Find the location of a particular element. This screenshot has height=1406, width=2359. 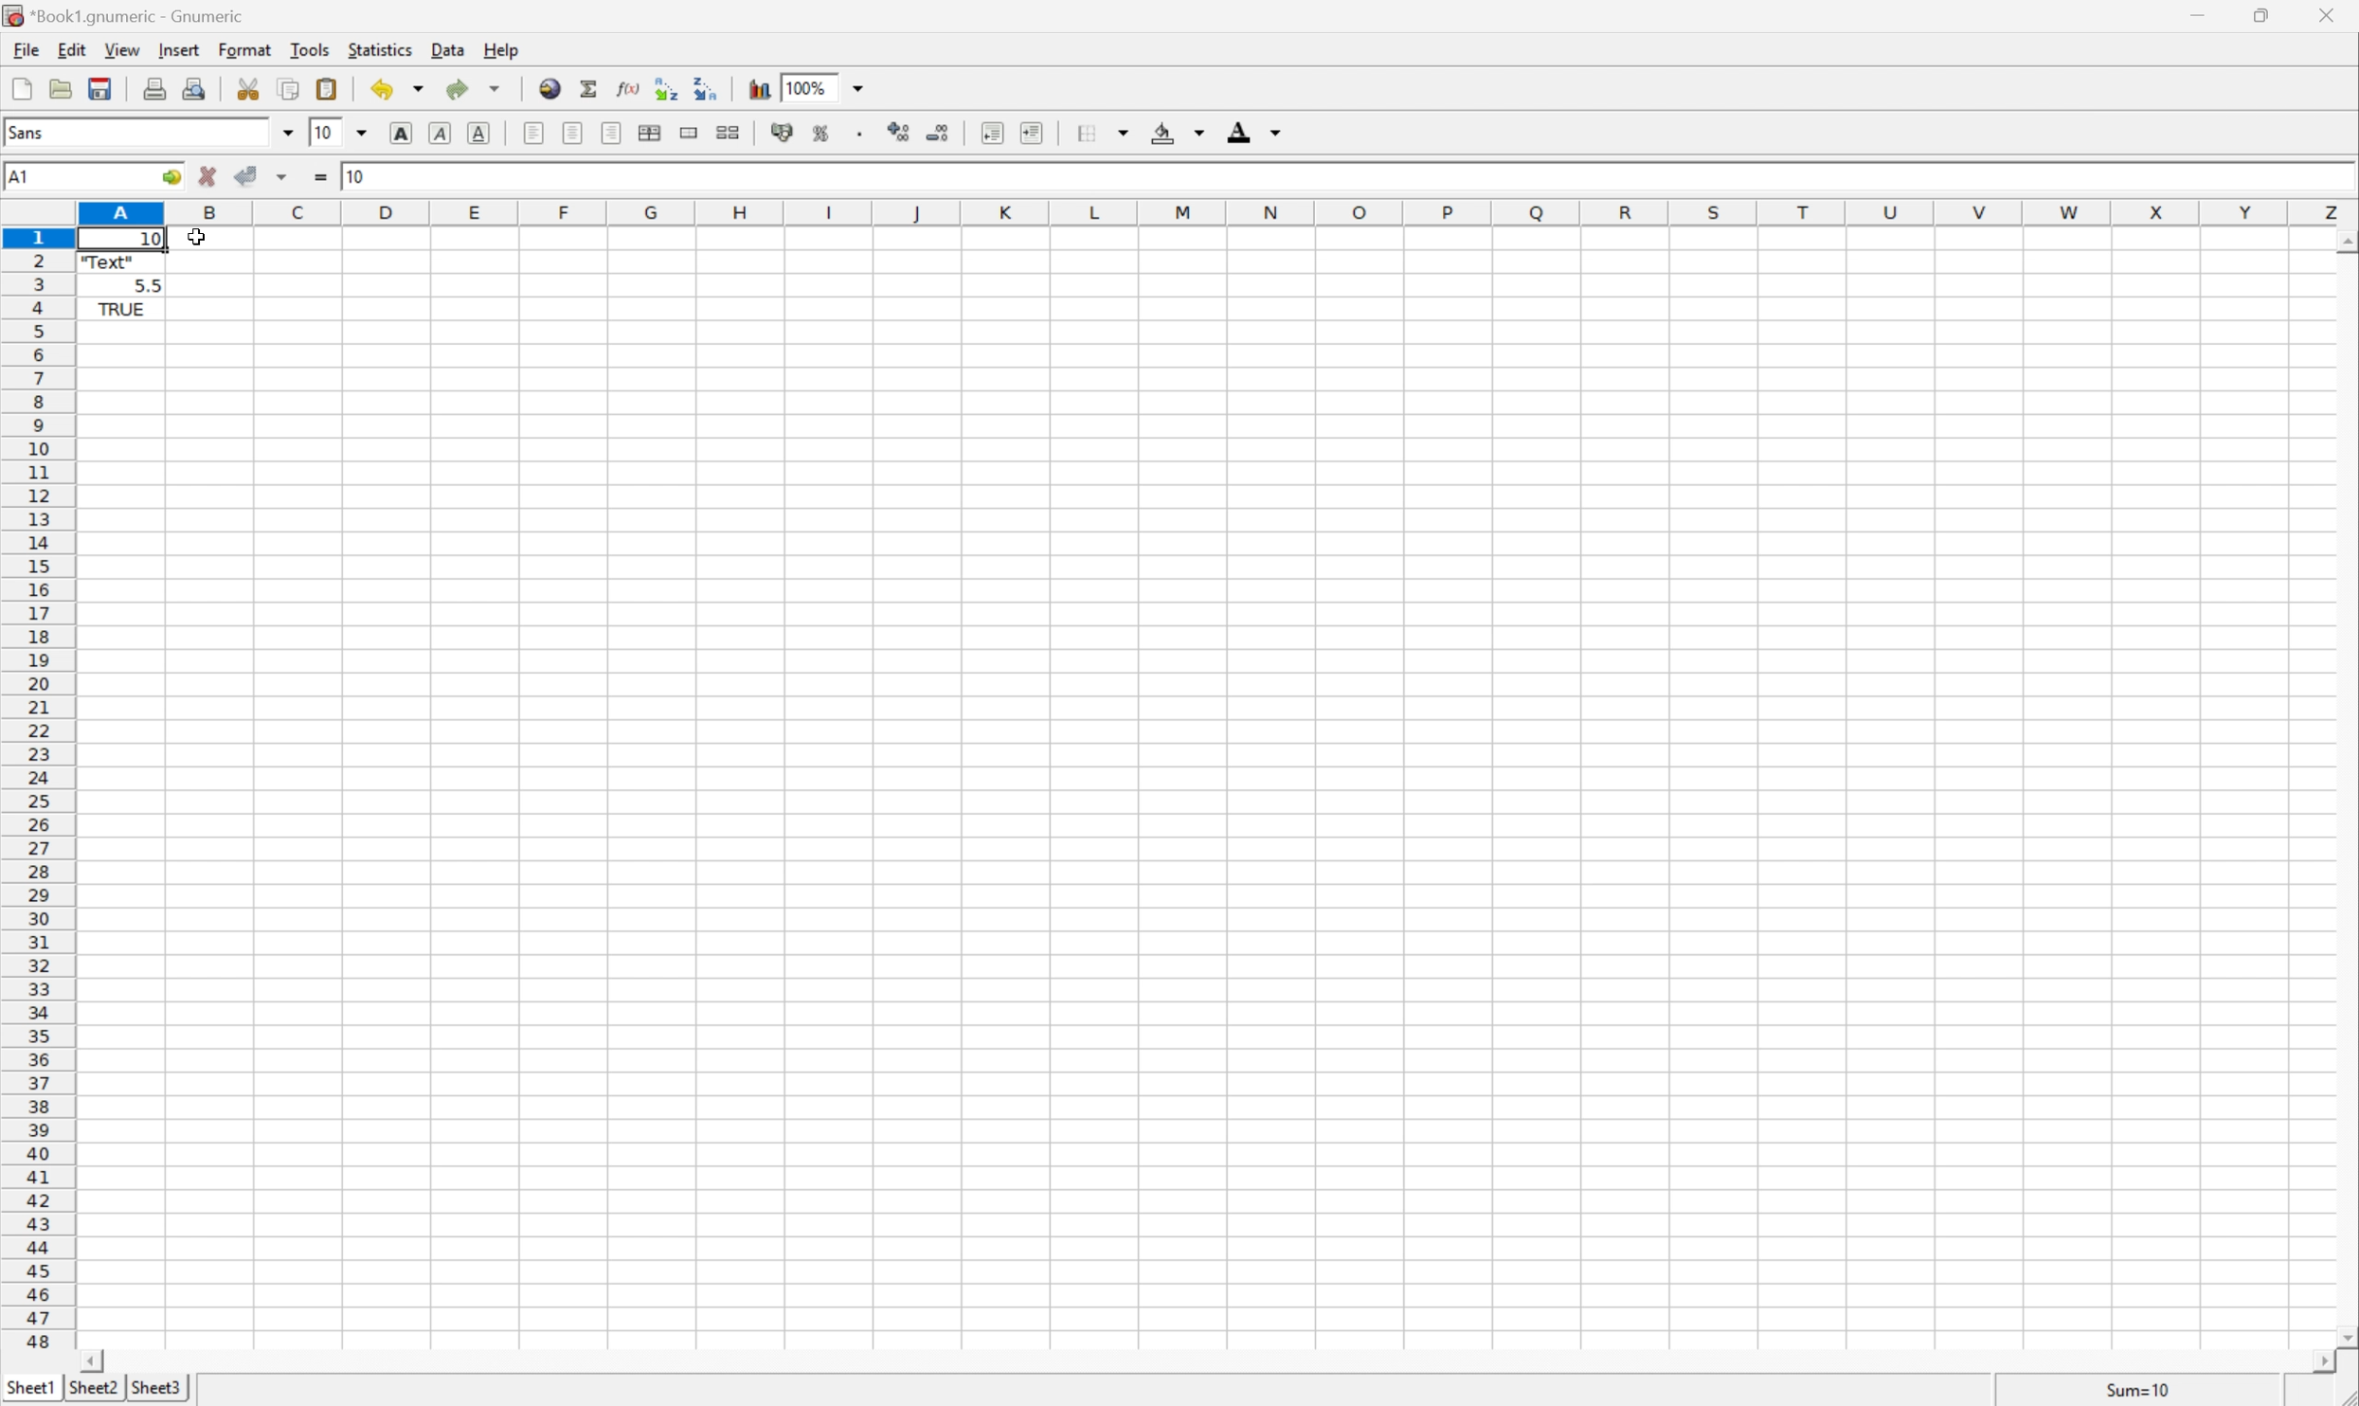

Increase indent, and align the contents to the left is located at coordinates (1035, 133).